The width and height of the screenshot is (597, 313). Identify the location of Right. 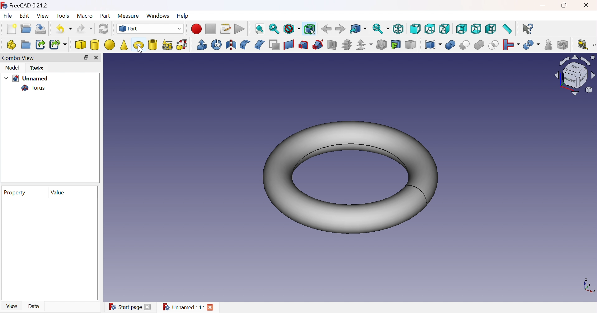
(444, 29).